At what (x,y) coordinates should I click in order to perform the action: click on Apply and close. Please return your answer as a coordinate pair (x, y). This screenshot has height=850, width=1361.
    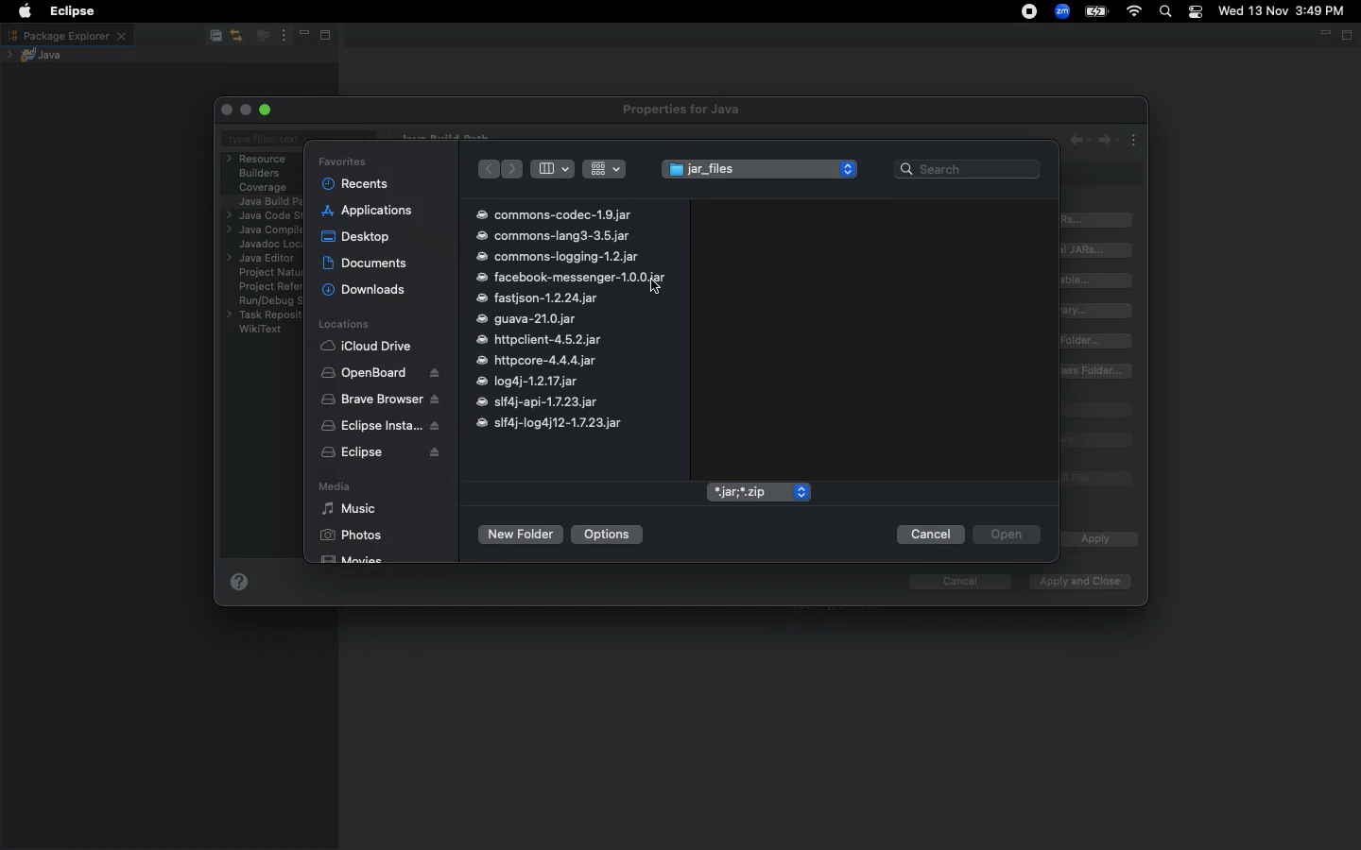
    Looking at the image, I should click on (1076, 582).